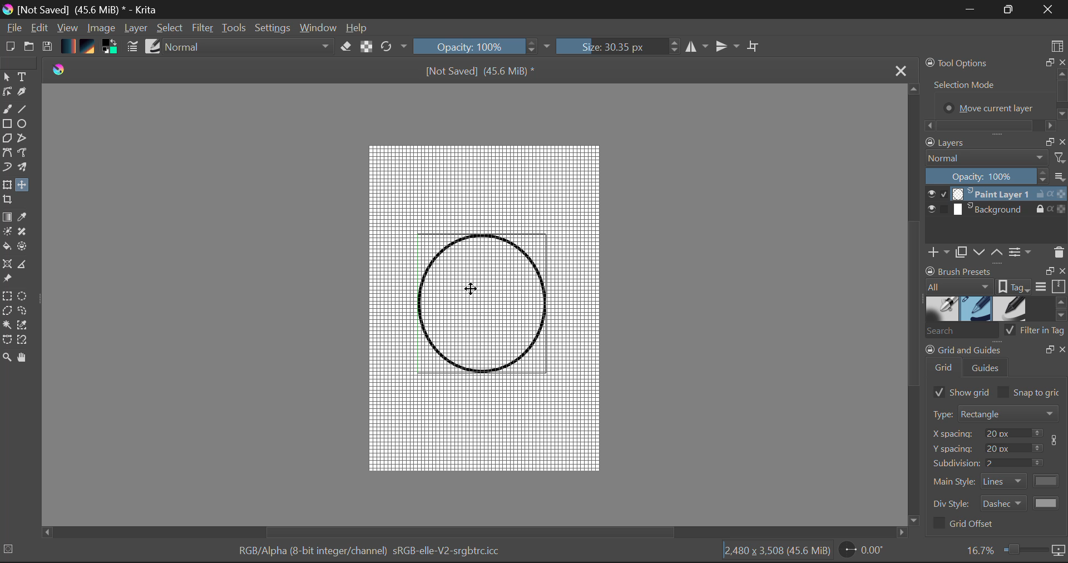 Image resolution: width=1068 pixels, height=563 pixels. I want to click on Layers Quickbuttons, so click(995, 253).